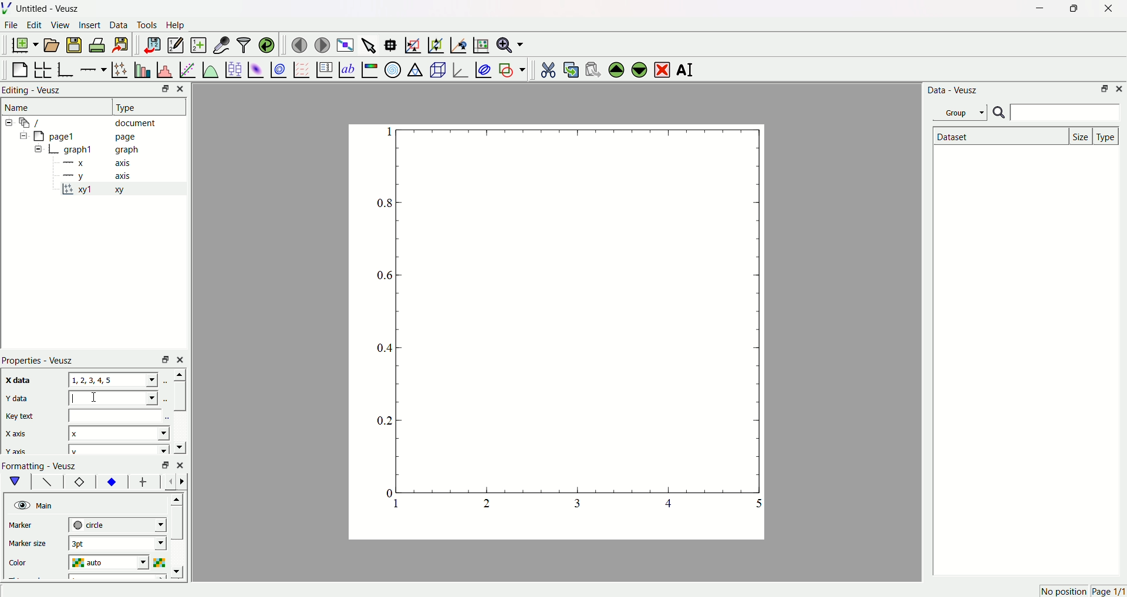 The height and width of the screenshot is (597, 1127). Describe the element at coordinates (1108, 592) in the screenshot. I see `page 1/1` at that location.